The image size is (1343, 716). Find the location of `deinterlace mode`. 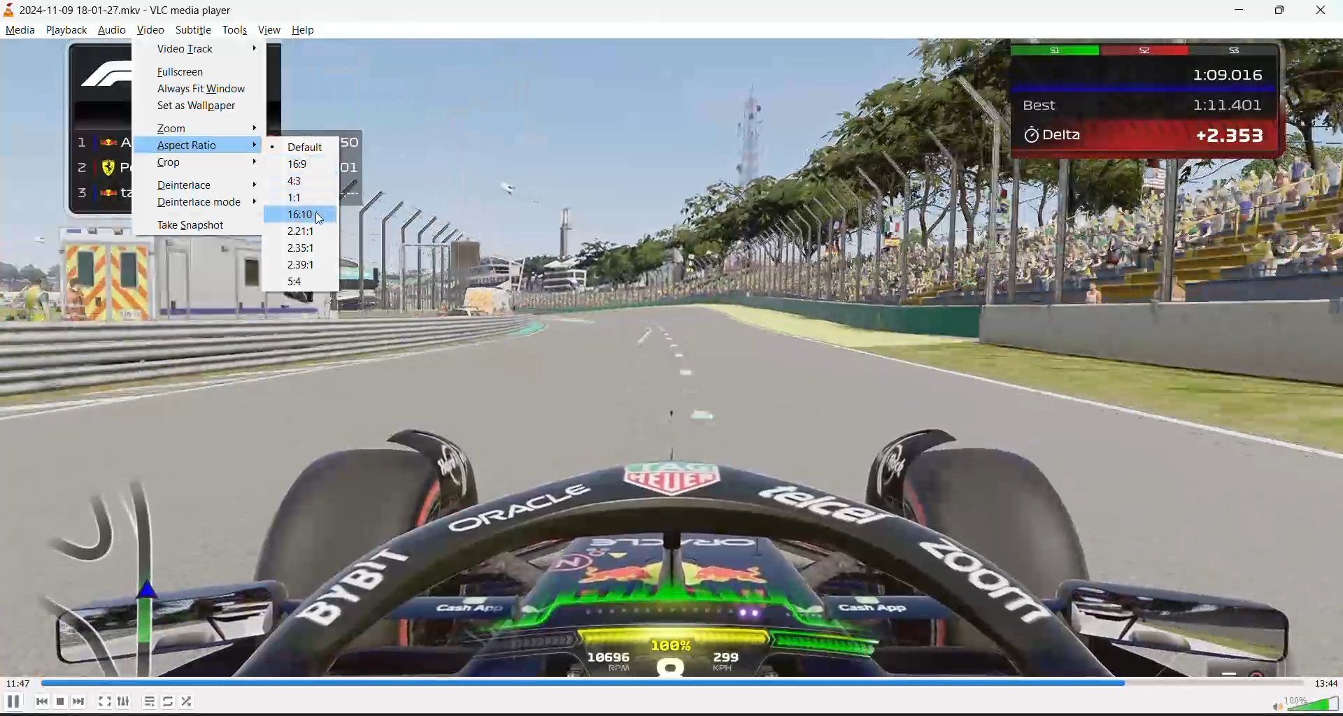

deinterlace mode is located at coordinates (201, 203).